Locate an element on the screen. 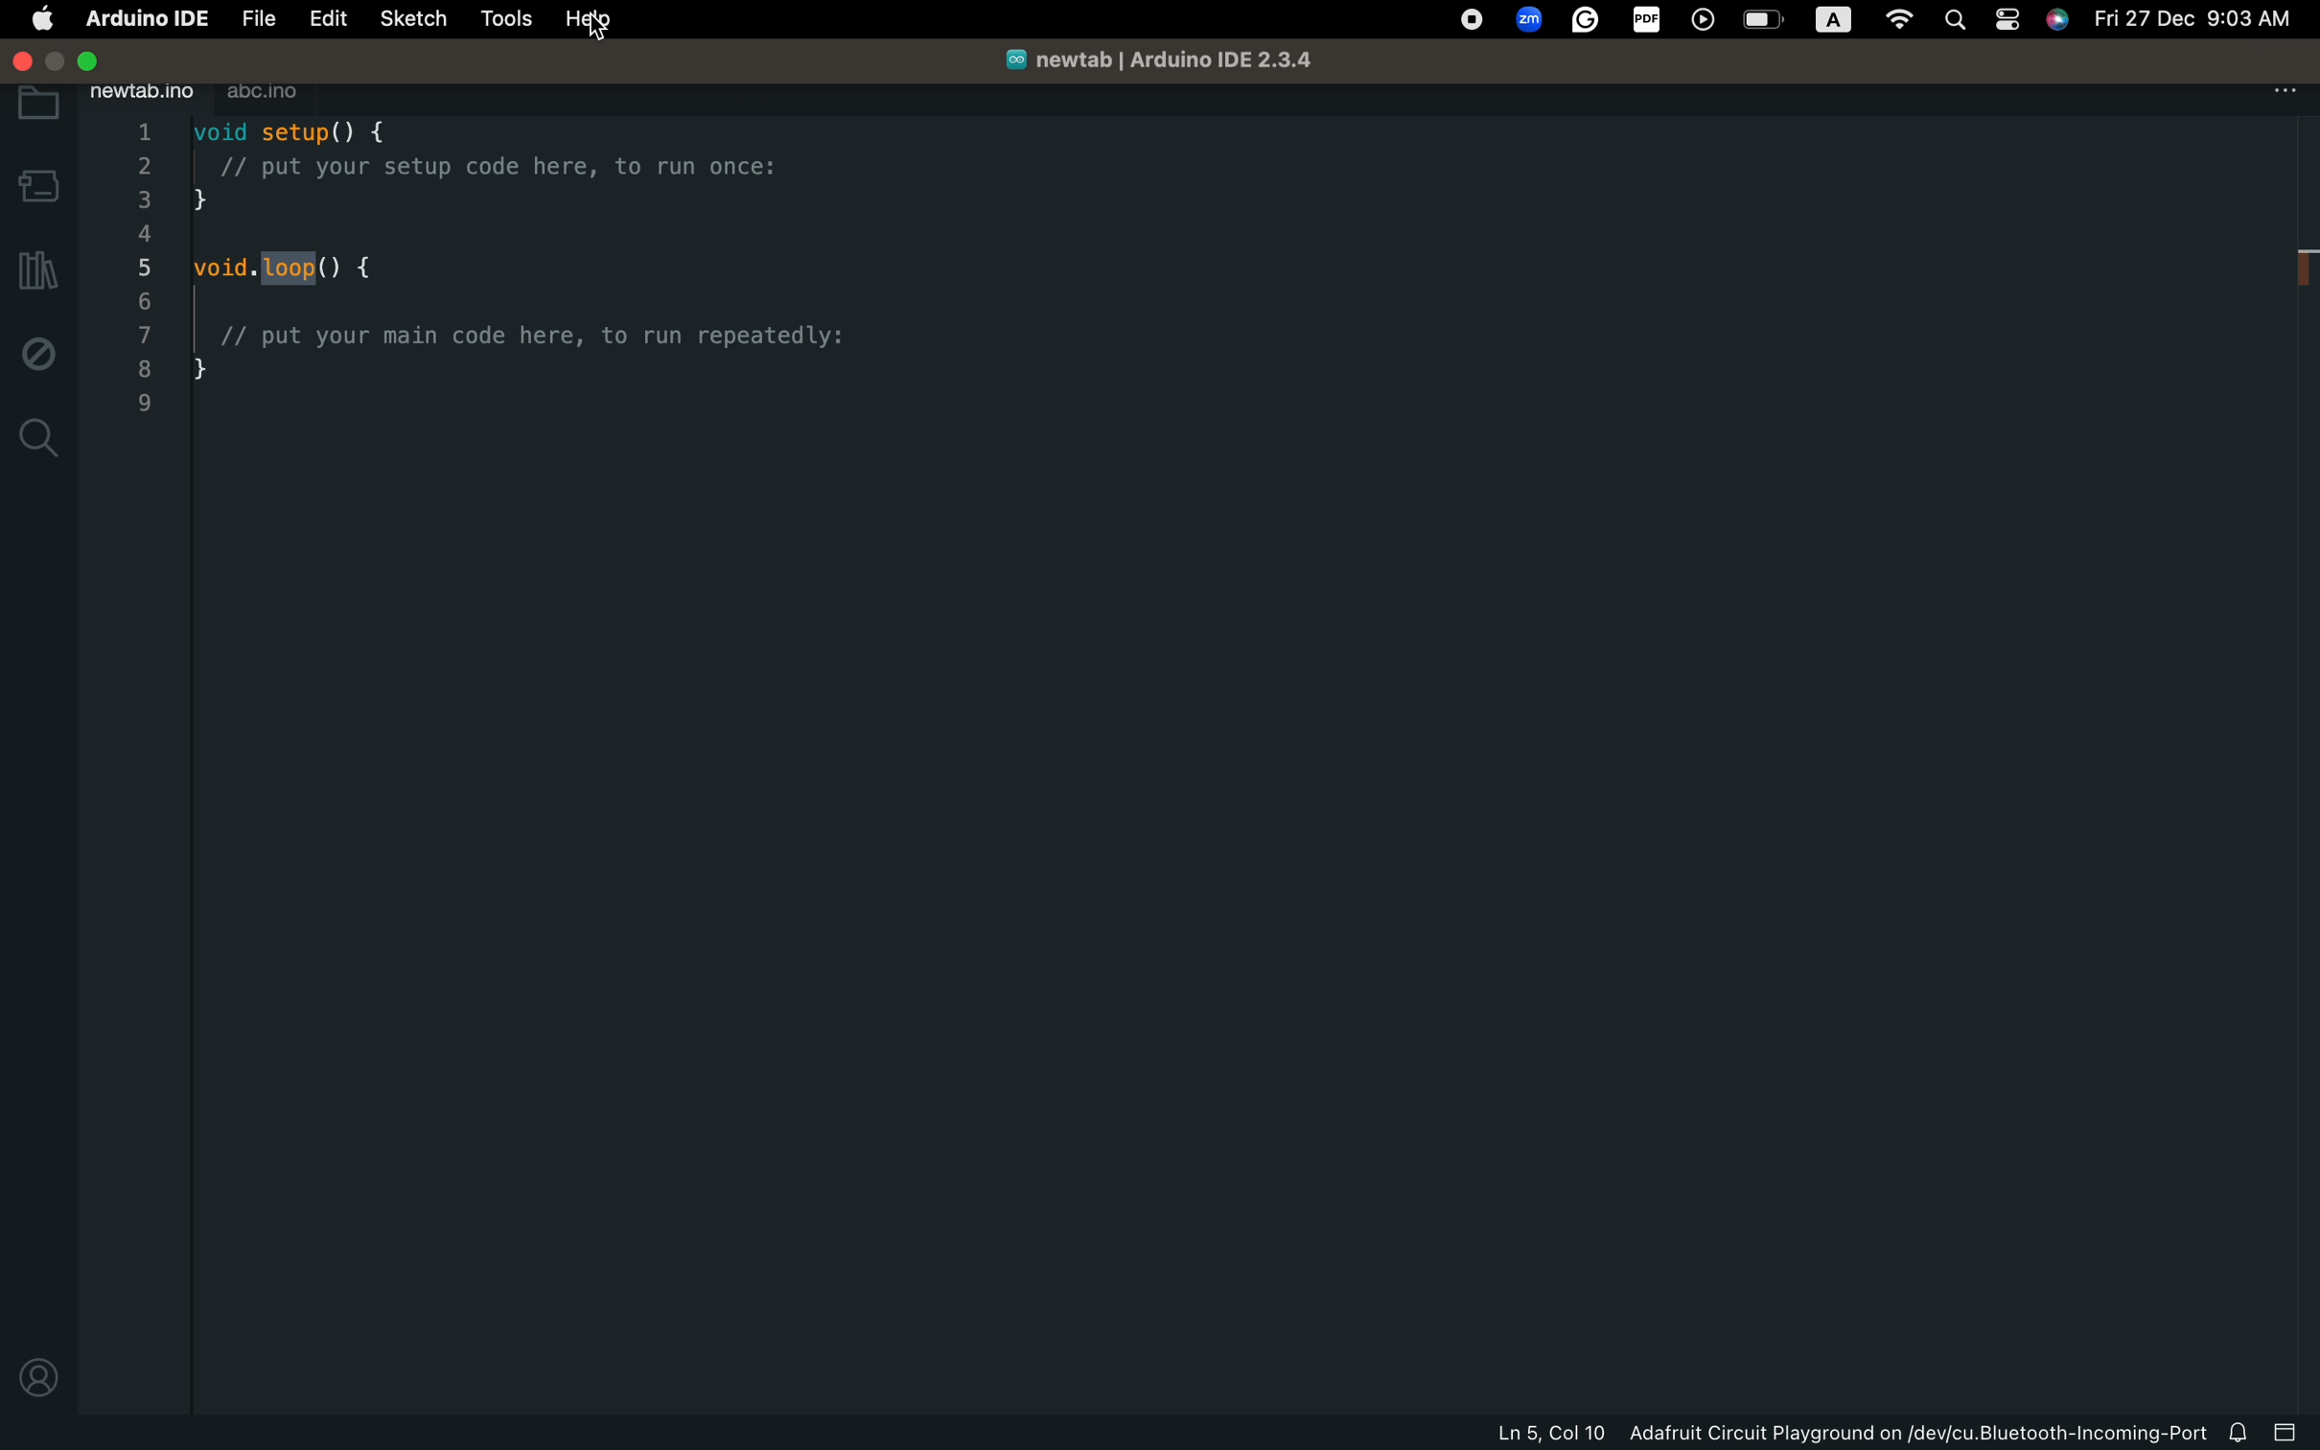  Arduino IDE is located at coordinates (146, 17).